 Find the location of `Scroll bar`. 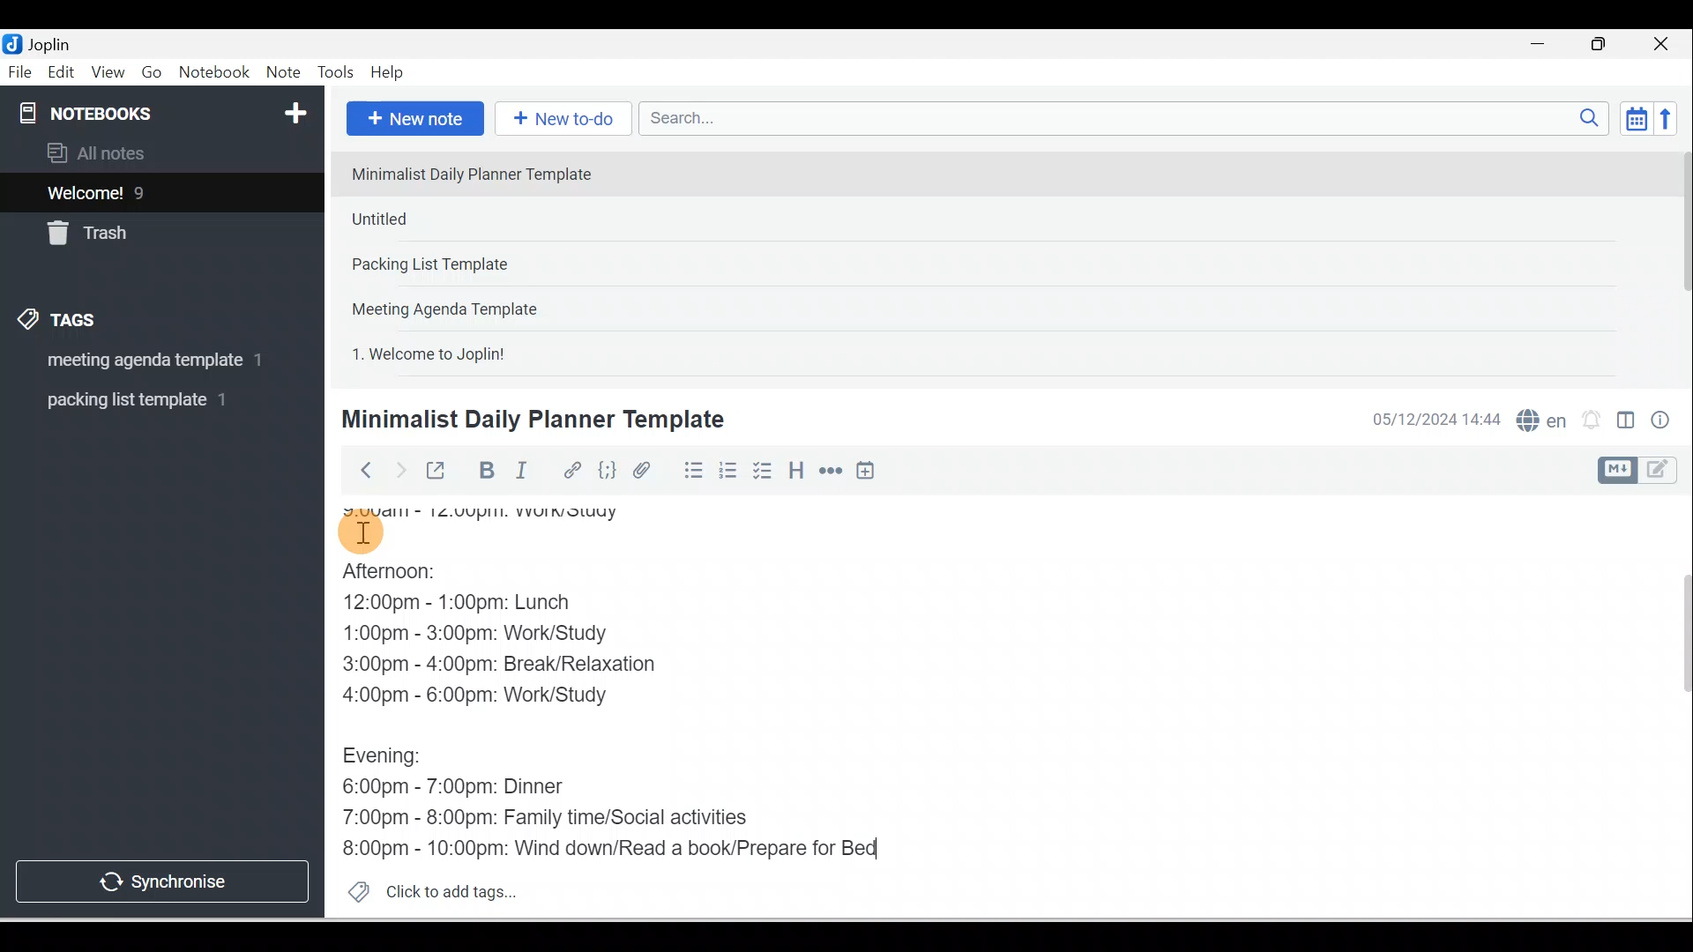

Scroll bar is located at coordinates (1679, 261).